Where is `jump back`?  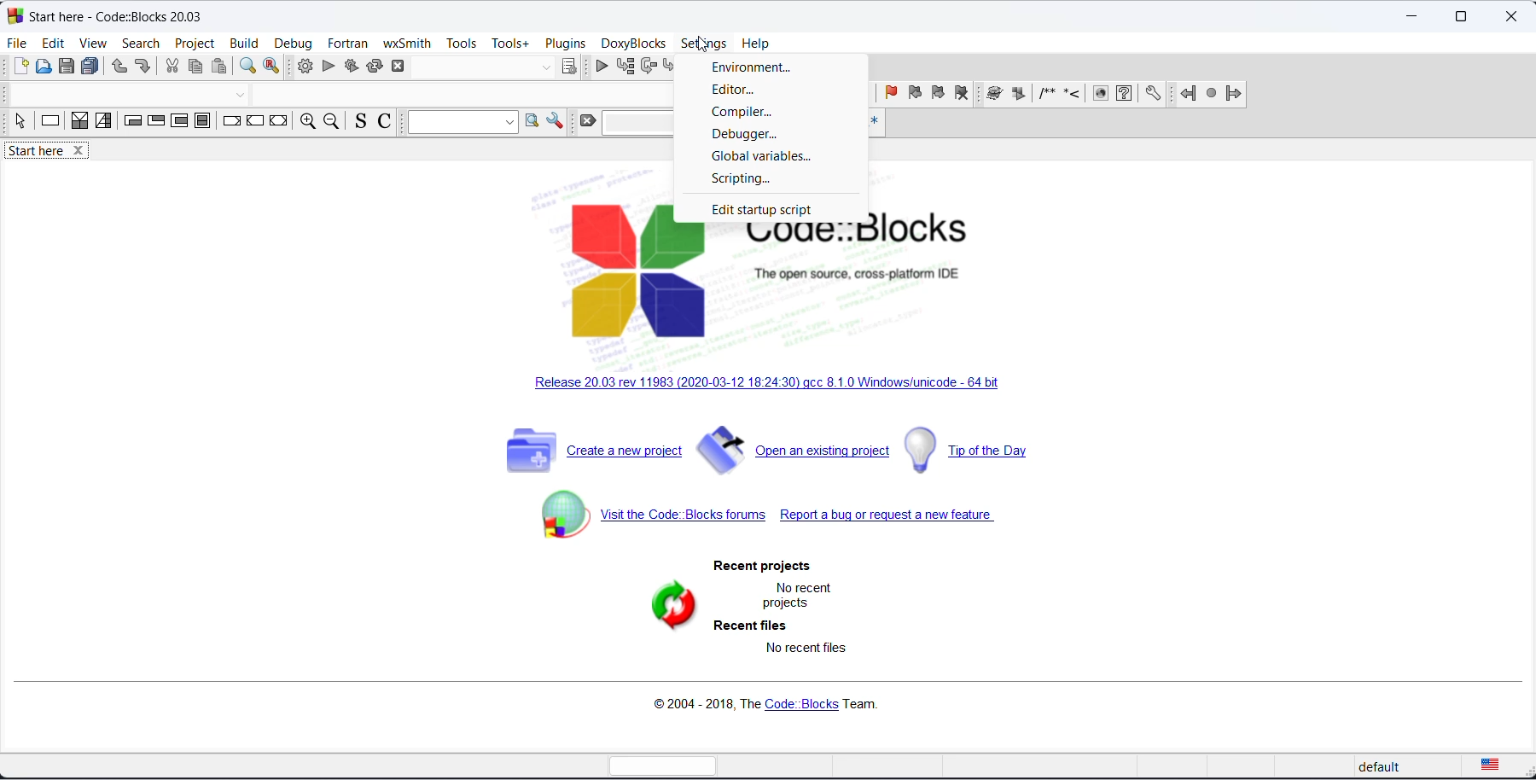 jump back is located at coordinates (1189, 93).